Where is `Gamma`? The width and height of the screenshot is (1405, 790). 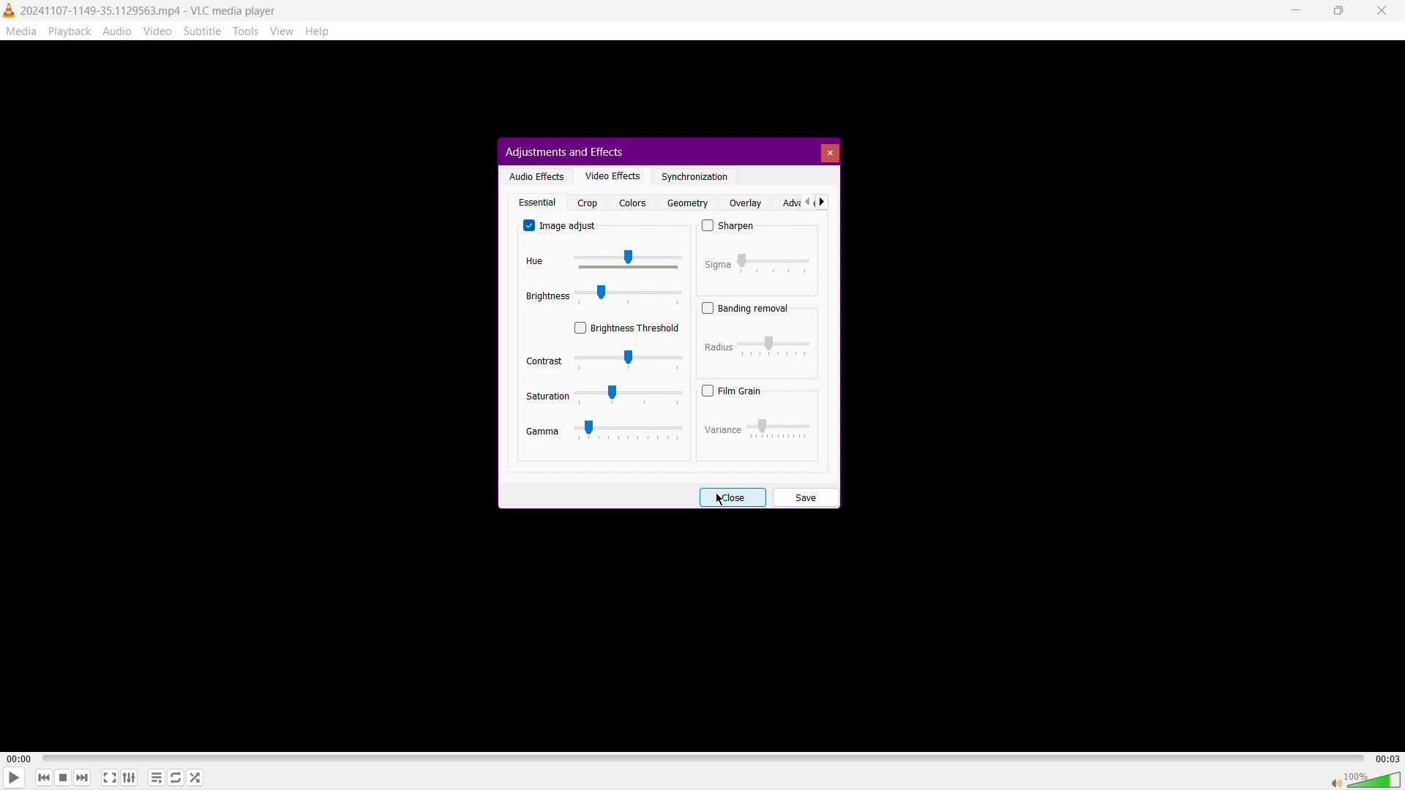
Gamma is located at coordinates (605, 431).